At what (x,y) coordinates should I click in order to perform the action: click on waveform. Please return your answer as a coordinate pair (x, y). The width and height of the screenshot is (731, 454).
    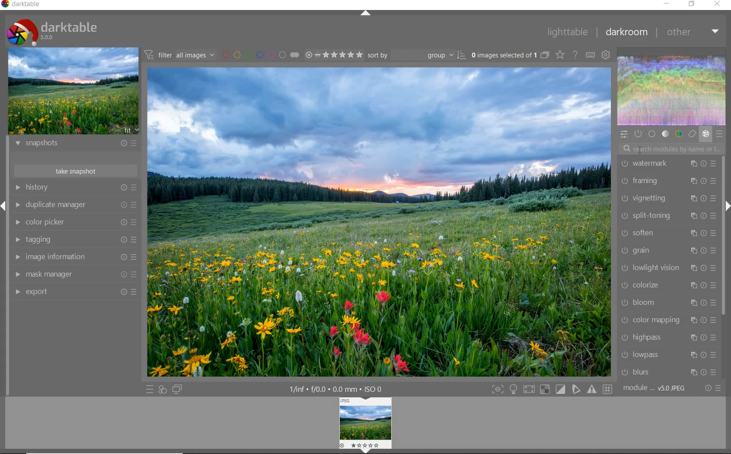
    Looking at the image, I should click on (672, 90).